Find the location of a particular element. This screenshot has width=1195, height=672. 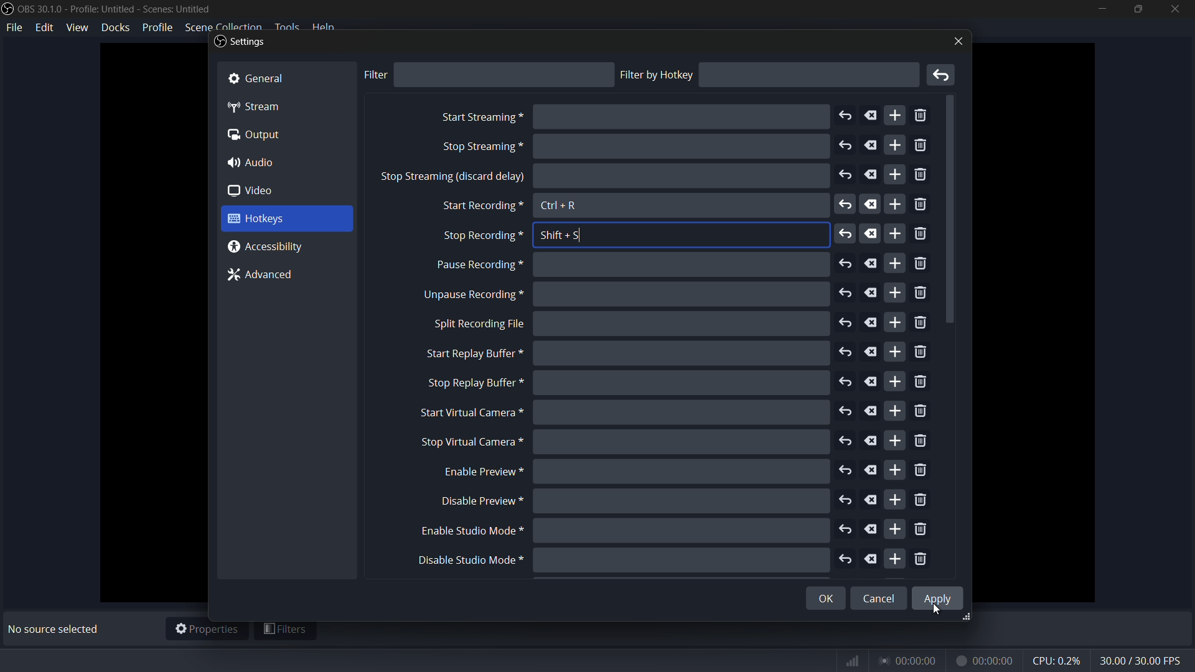

start replay buffer is located at coordinates (469, 353).